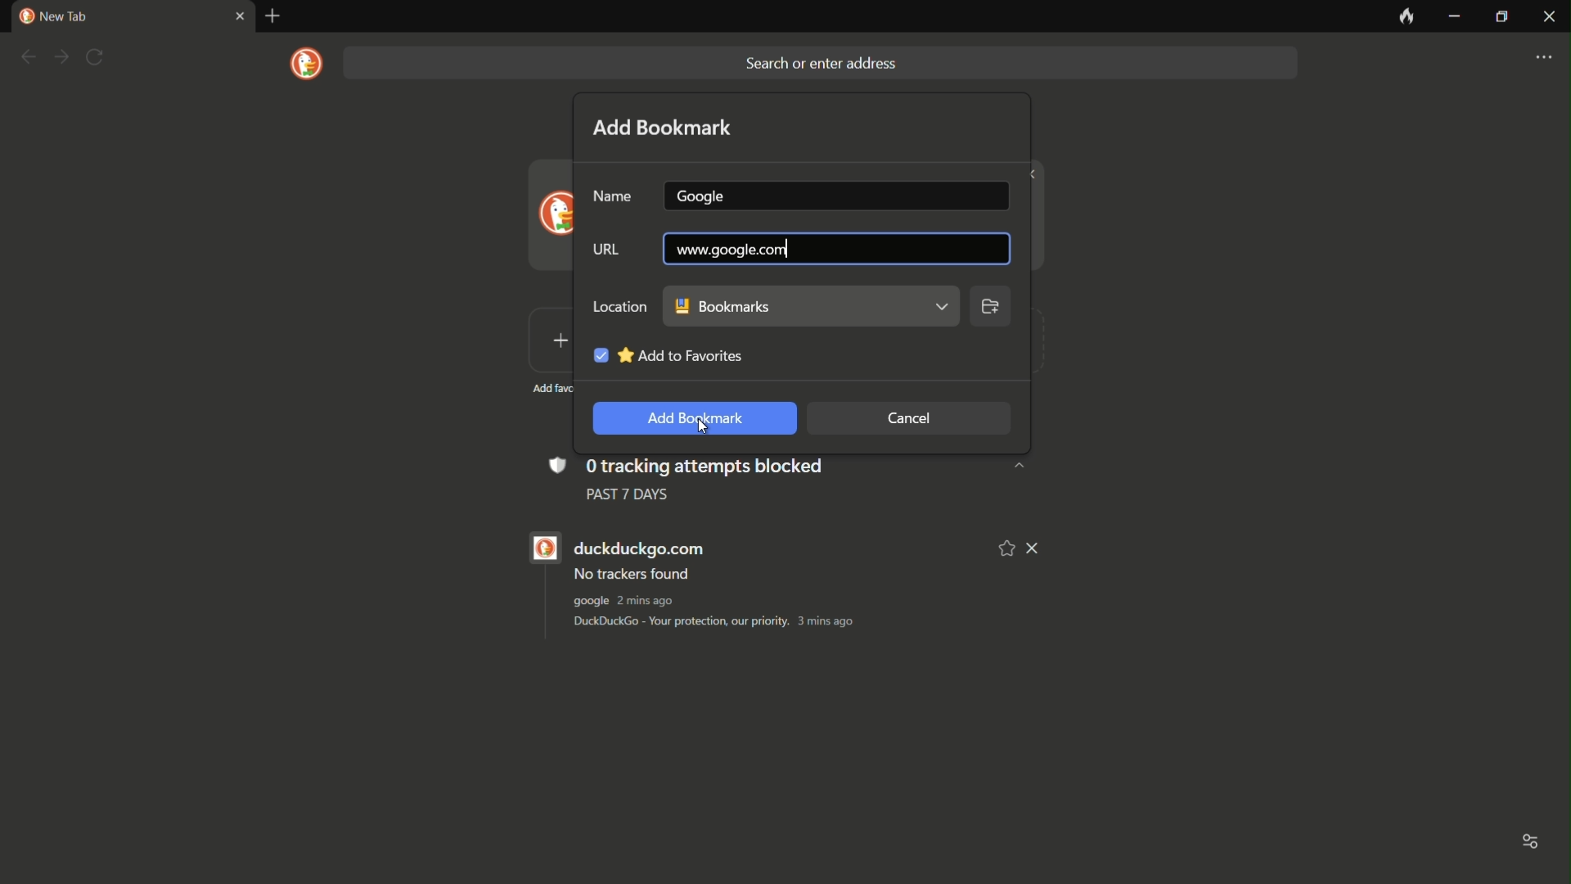 The height and width of the screenshot is (884, 1571). I want to click on close tab, so click(238, 17).